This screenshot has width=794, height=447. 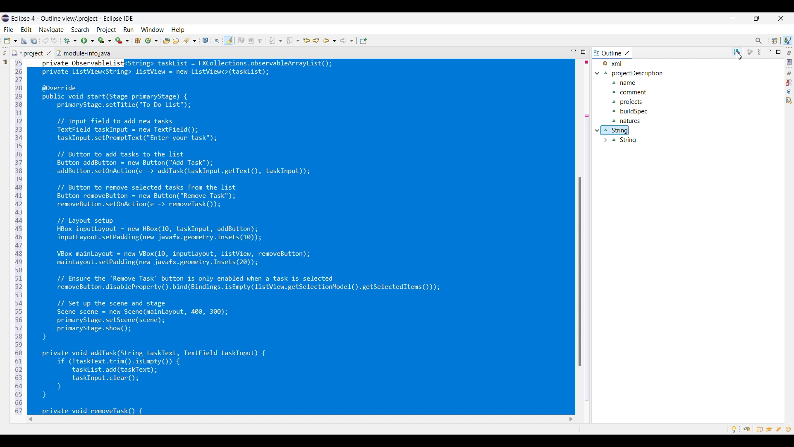 What do you see at coordinates (778, 52) in the screenshot?
I see `Maximize` at bounding box center [778, 52].